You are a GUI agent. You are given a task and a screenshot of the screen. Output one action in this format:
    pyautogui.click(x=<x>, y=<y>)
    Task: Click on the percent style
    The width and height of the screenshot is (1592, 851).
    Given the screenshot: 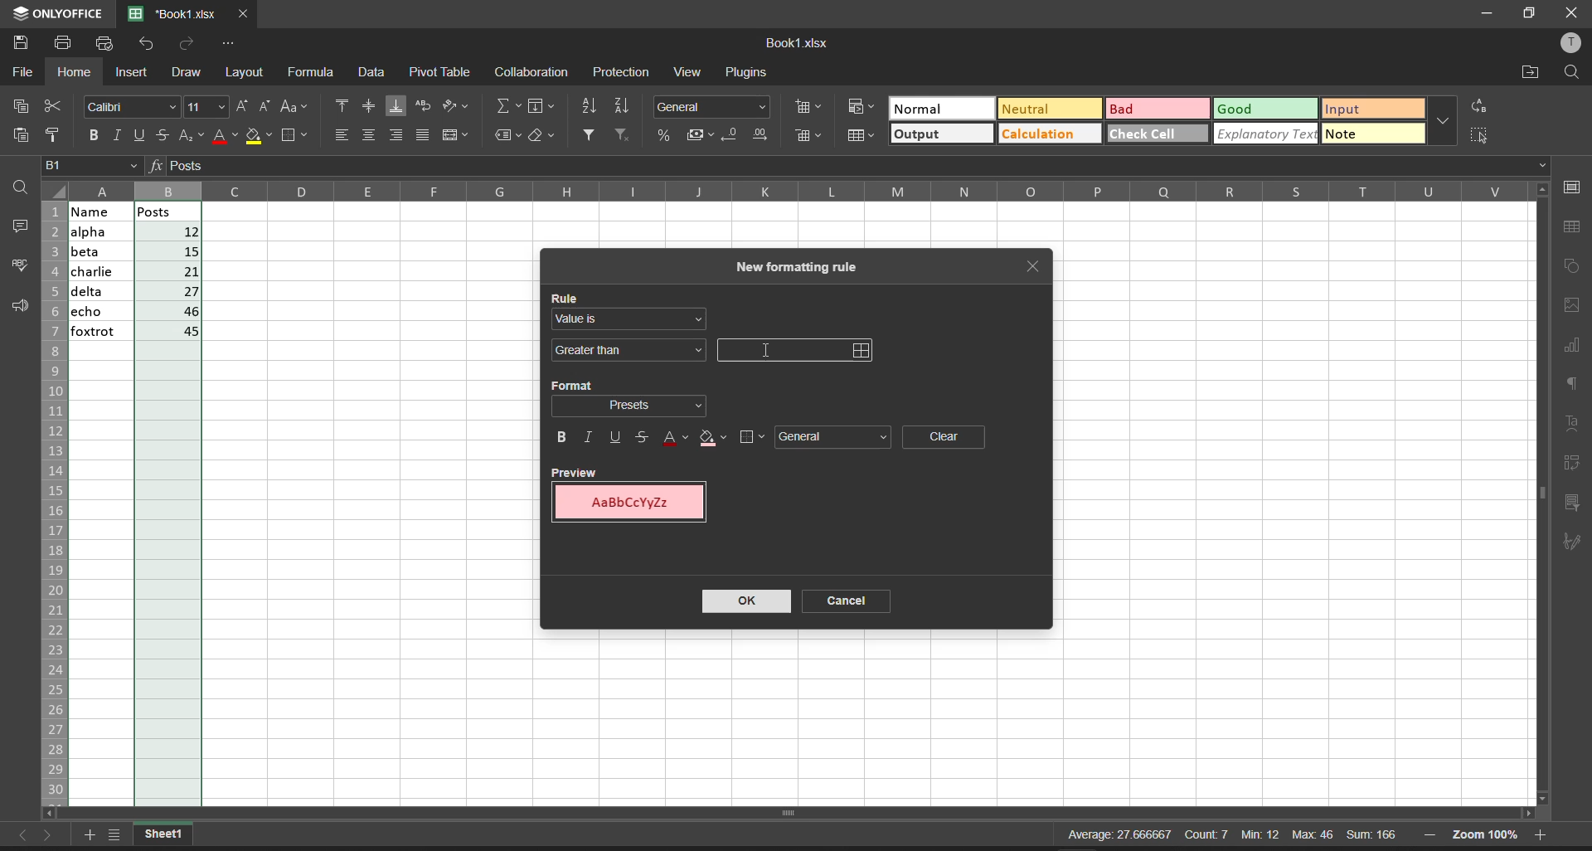 What is the action you would take?
    pyautogui.click(x=663, y=137)
    